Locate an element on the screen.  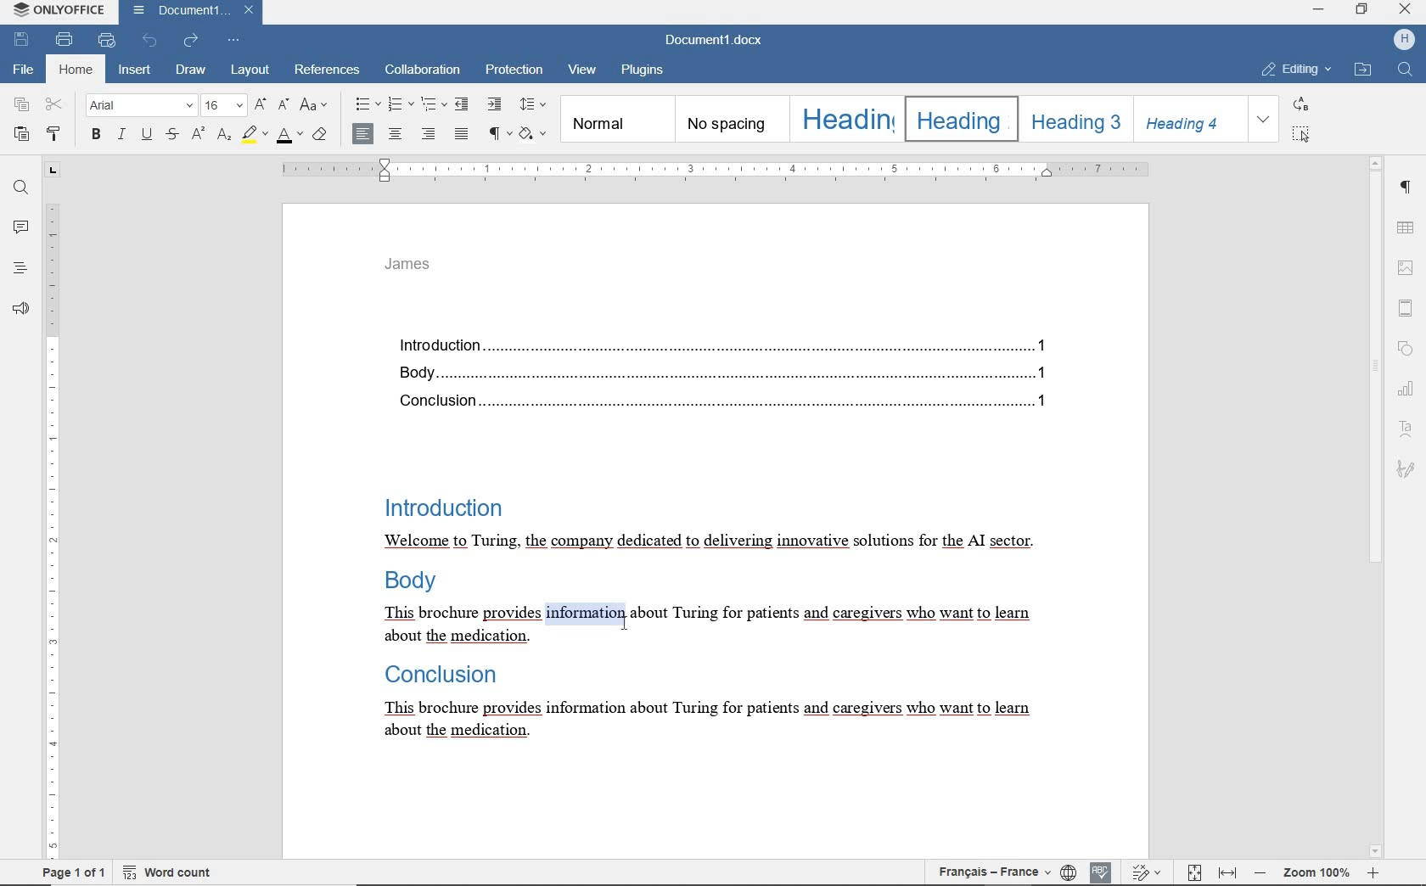
SDECREASE INDENT is located at coordinates (434, 106).